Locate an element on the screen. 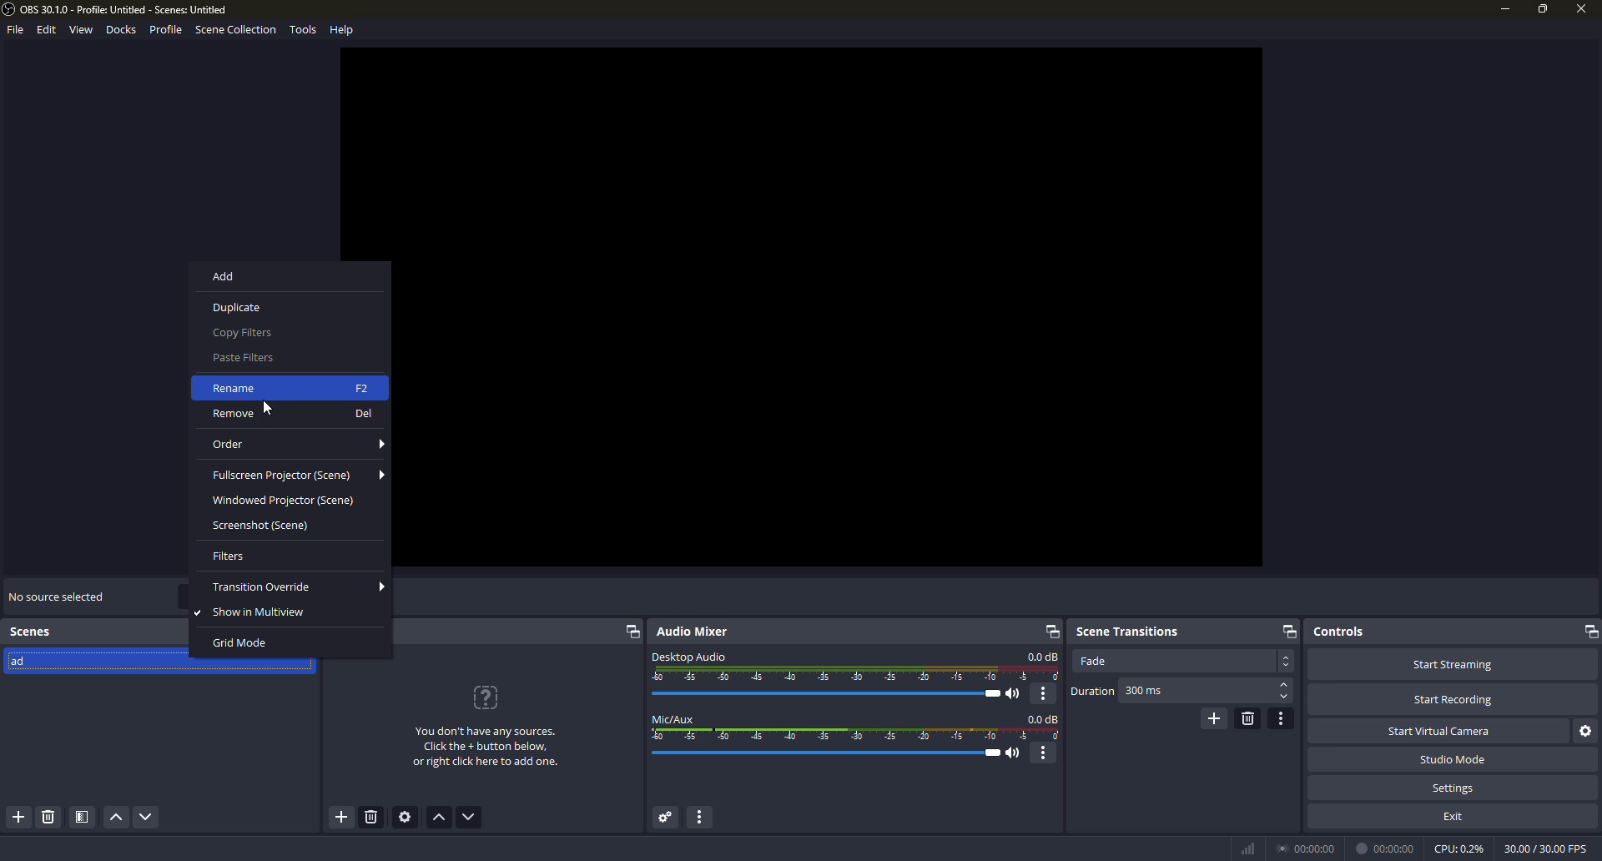 The width and height of the screenshot is (1602, 861). volume is located at coordinates (832, 693).